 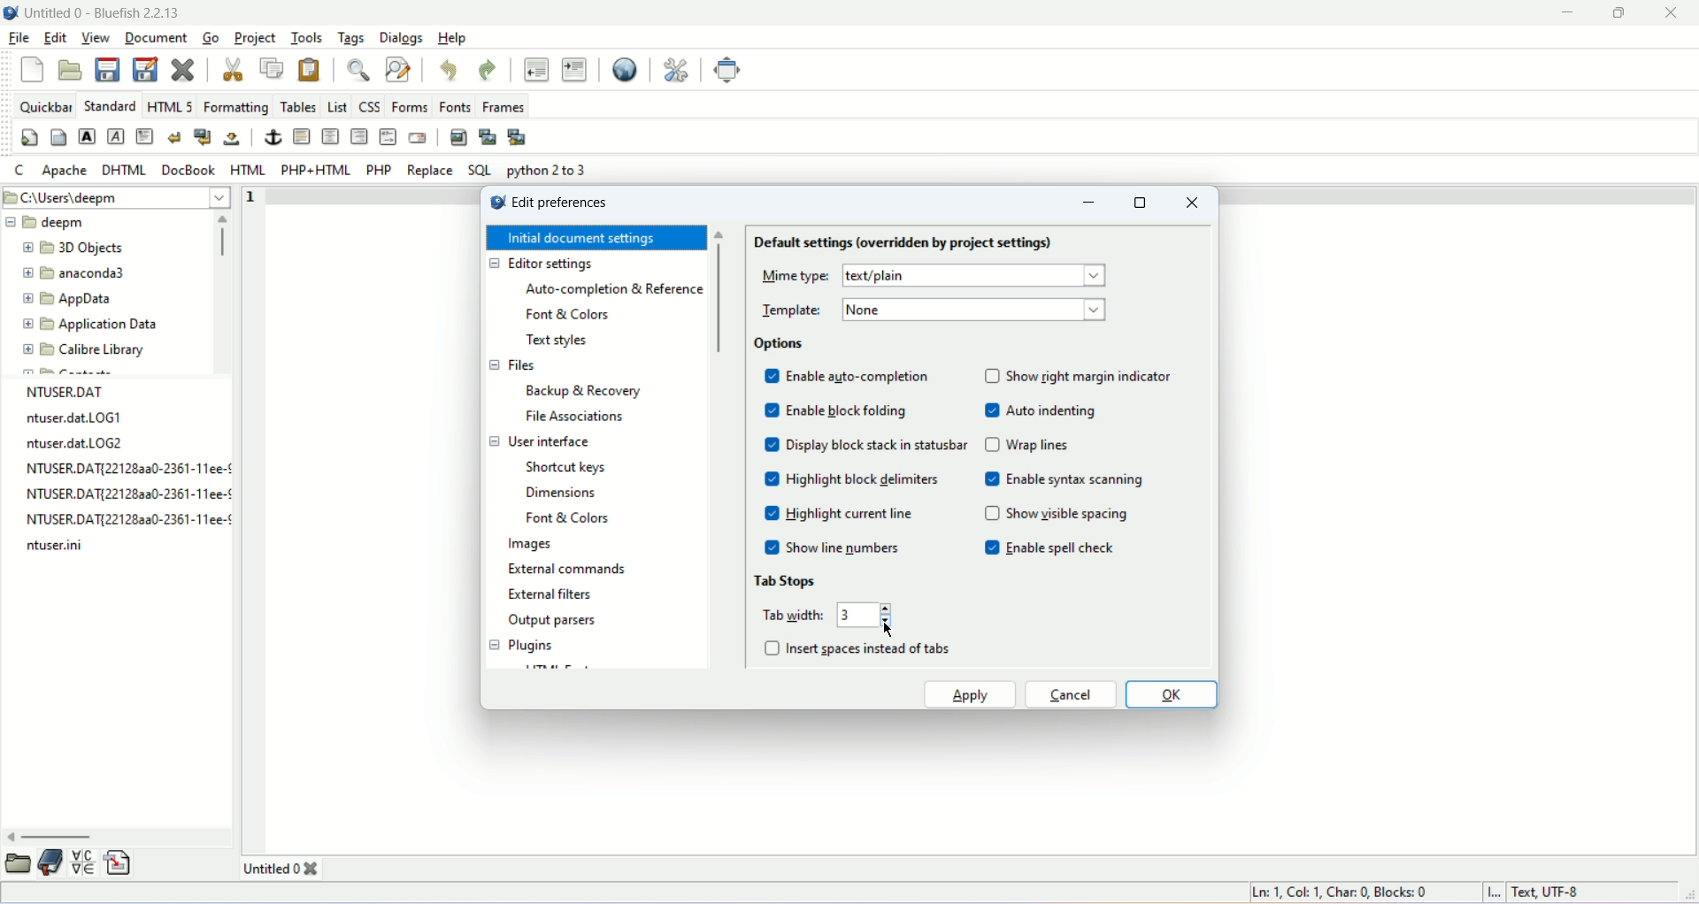 What do you see at coordinates (316, 169) in the screenshot?
I see `PHP+HTML` at bounding box center [316, 169].